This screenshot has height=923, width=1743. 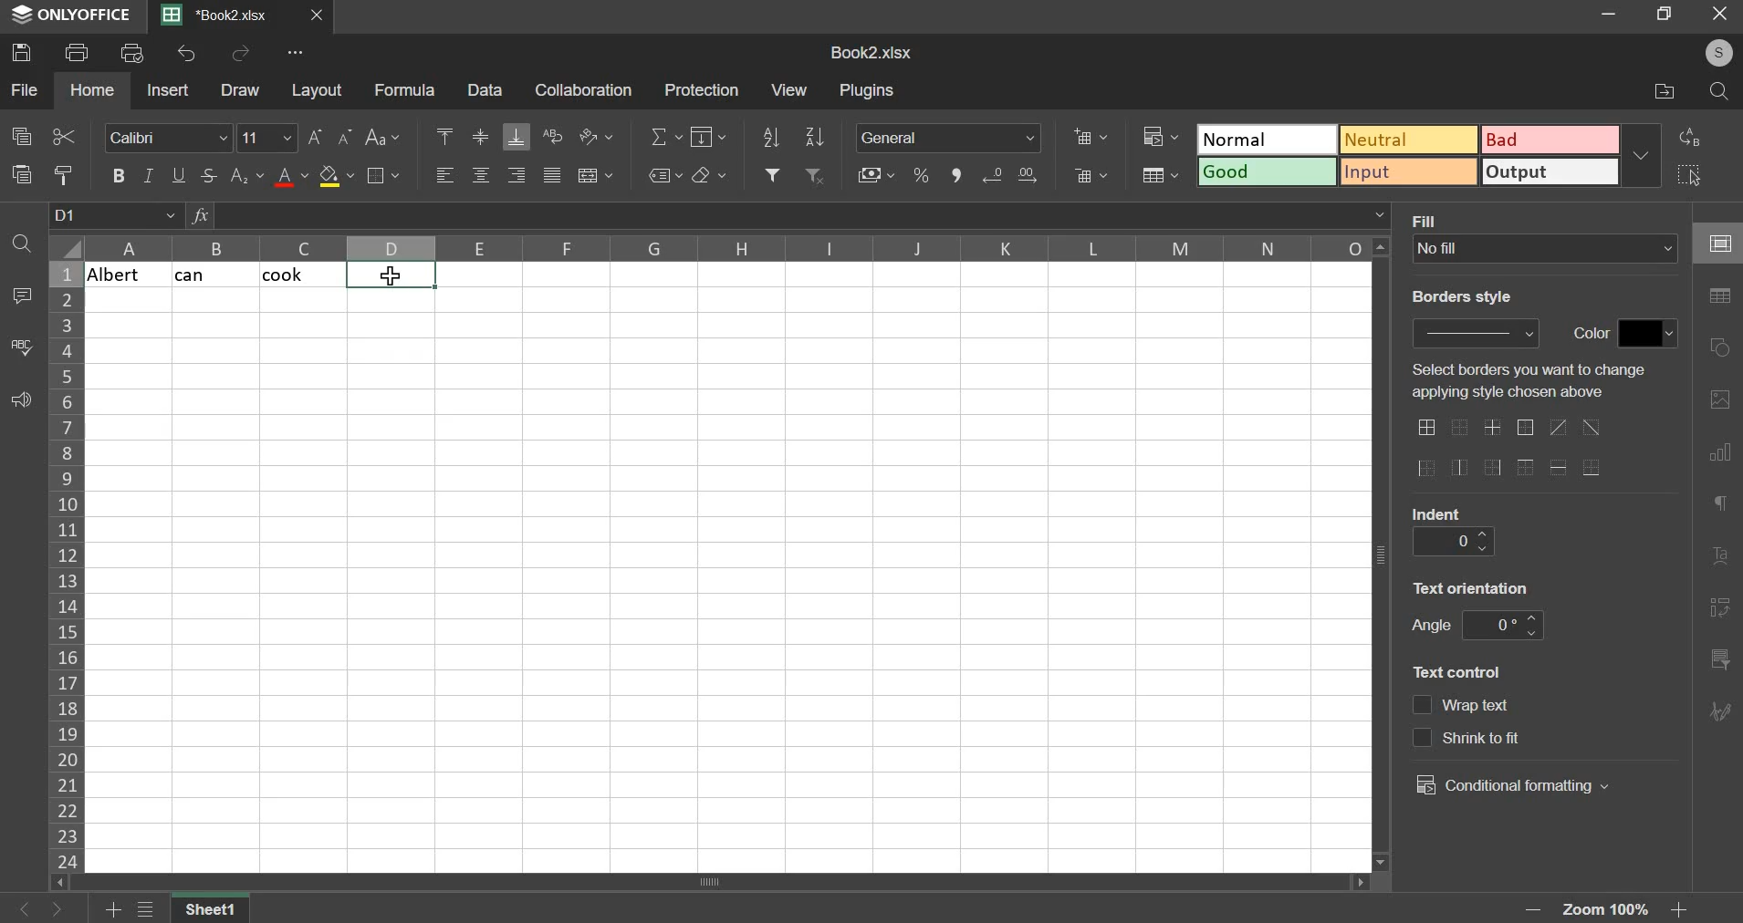 I want to click on file location, so click(x=1662, y=93).